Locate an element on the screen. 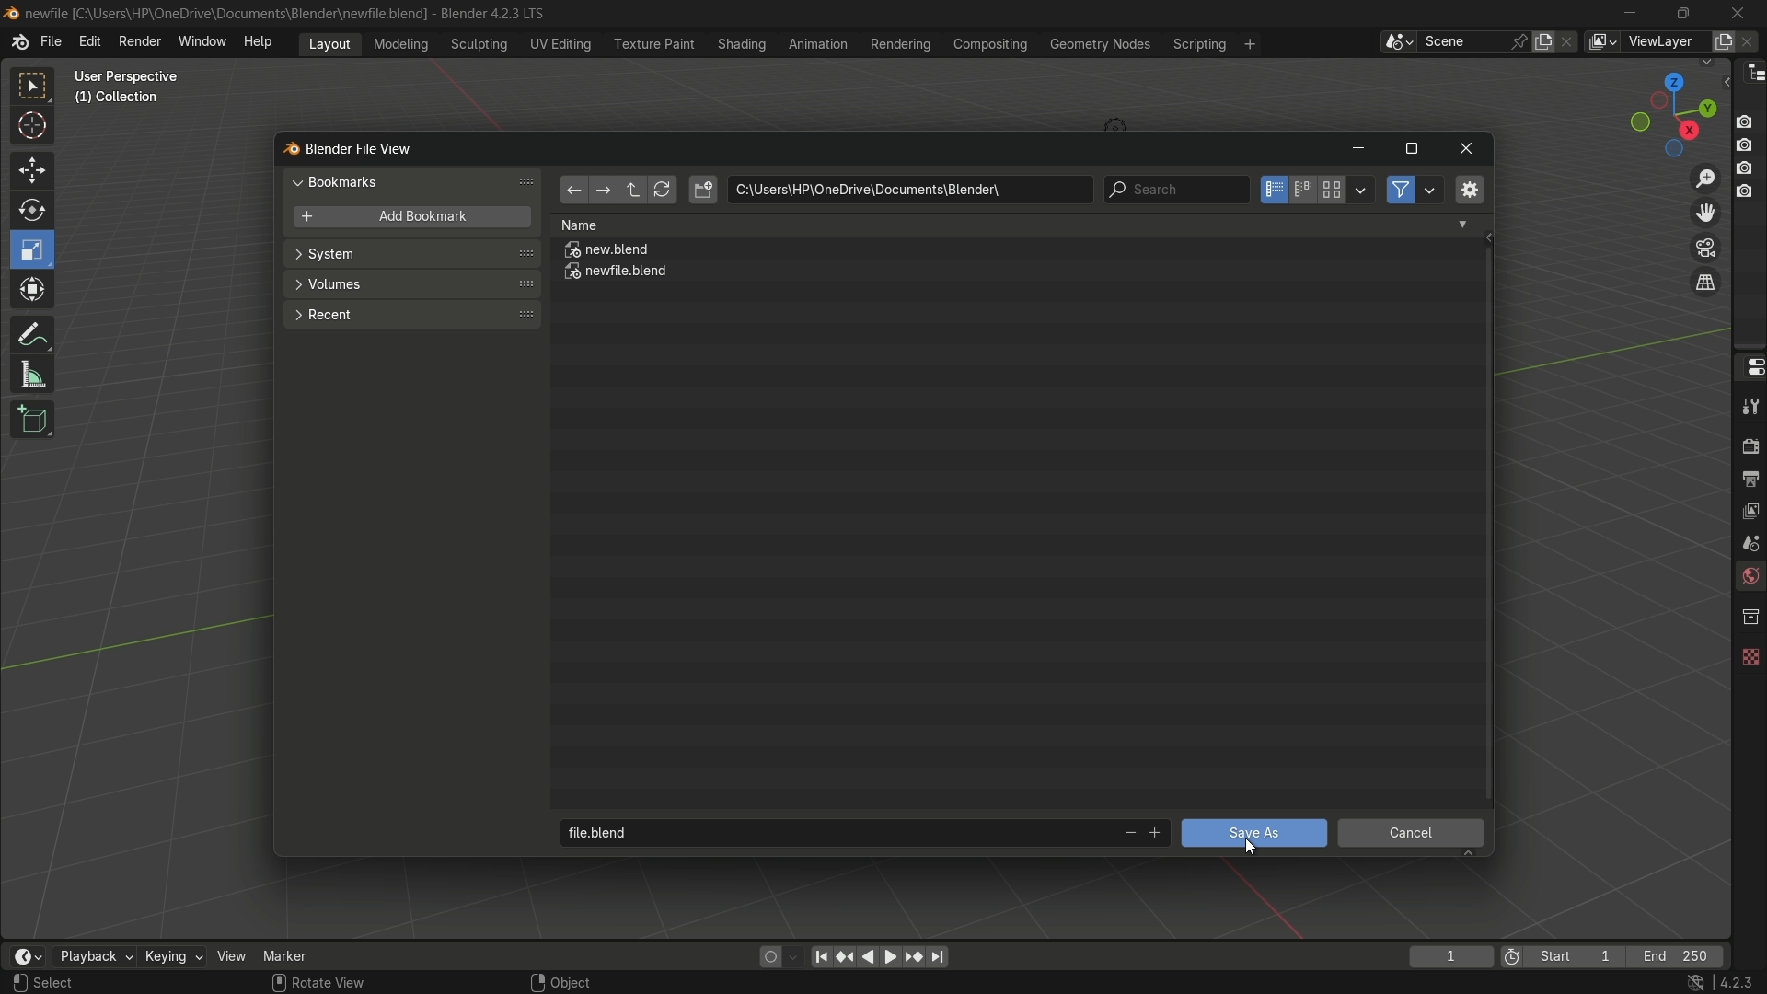  view layer is located at coordinates (1749, 509).